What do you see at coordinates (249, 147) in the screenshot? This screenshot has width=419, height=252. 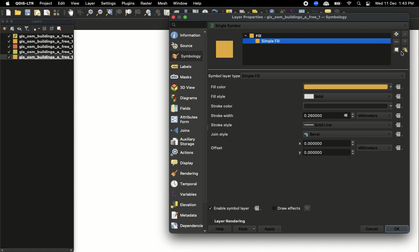 I see `Offset` at bounding box center [249, 147].